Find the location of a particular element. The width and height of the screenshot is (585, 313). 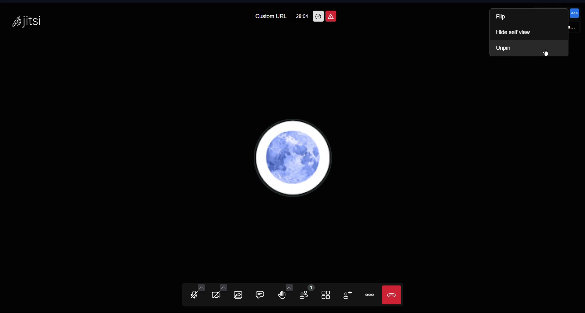

more options is located at coordinates (575, 13).